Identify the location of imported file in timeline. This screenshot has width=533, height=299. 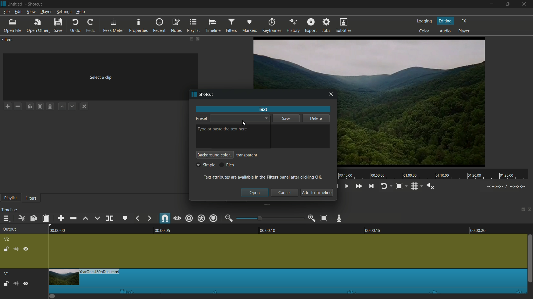
(288, 281).